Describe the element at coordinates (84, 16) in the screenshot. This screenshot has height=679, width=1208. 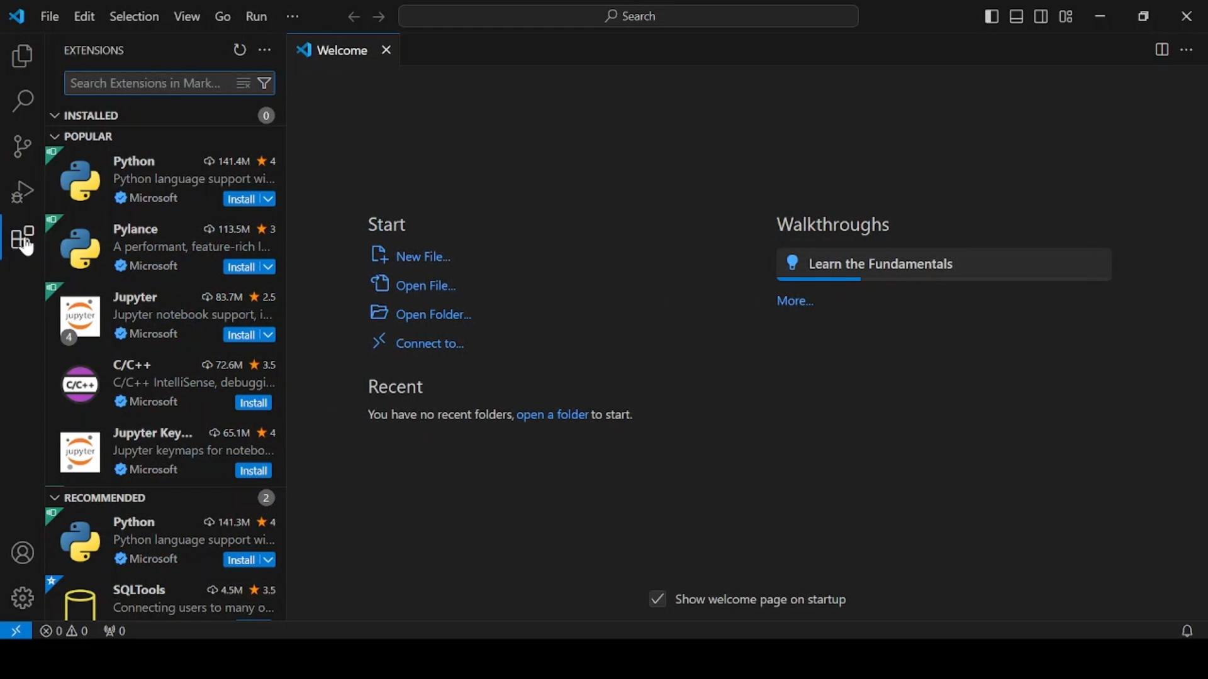
I see `edit` at that location.